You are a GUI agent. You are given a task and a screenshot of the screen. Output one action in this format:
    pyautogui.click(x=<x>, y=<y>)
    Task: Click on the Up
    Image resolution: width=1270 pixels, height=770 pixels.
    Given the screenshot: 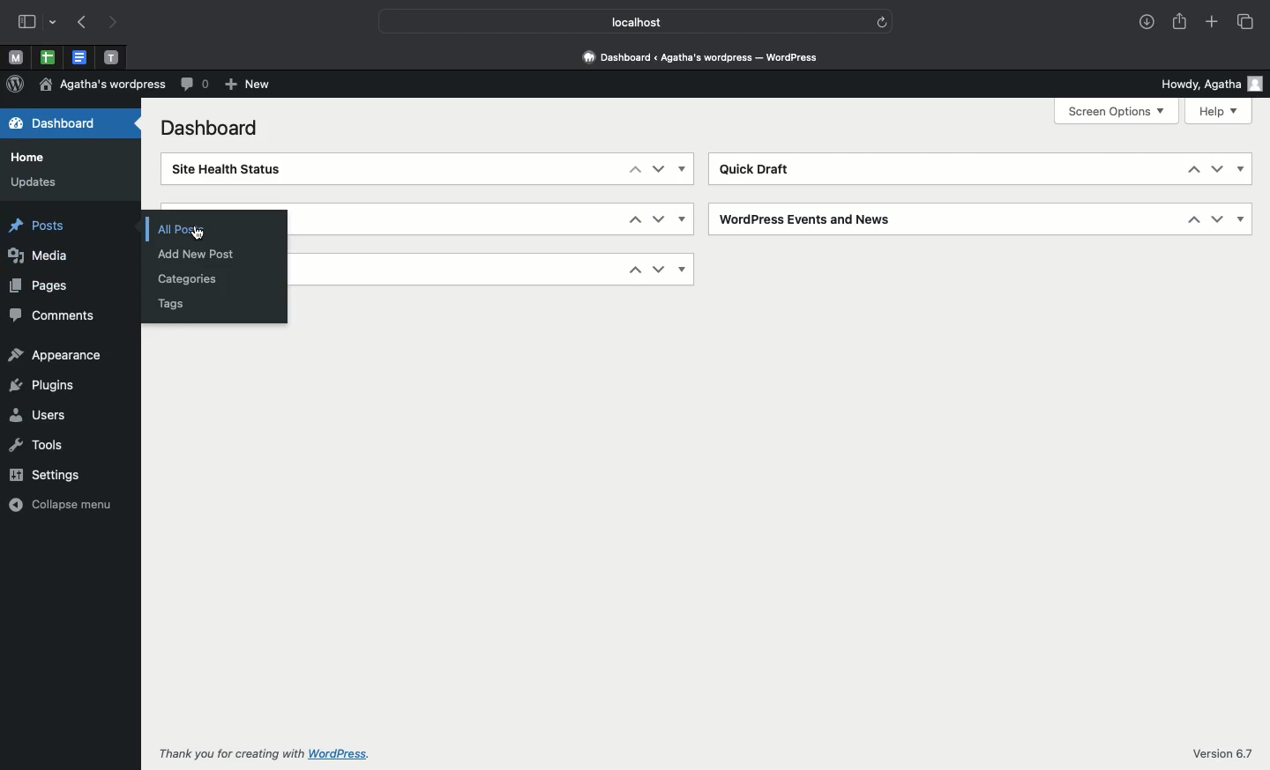 What is the action you would take?
    pyautogui.click(x=635, y=270)
    